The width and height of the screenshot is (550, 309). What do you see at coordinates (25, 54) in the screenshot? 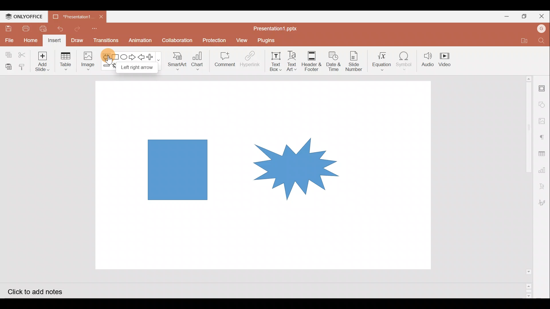
I see `Cut` at bounding box center [25, 54].